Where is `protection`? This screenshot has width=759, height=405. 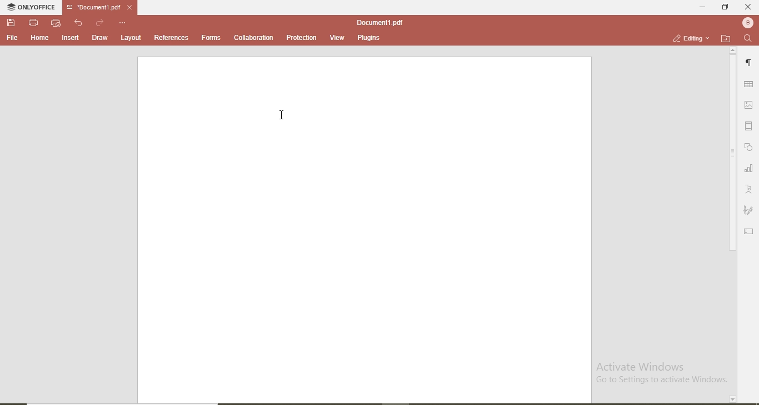 protection is located at coordinates (302, 38).